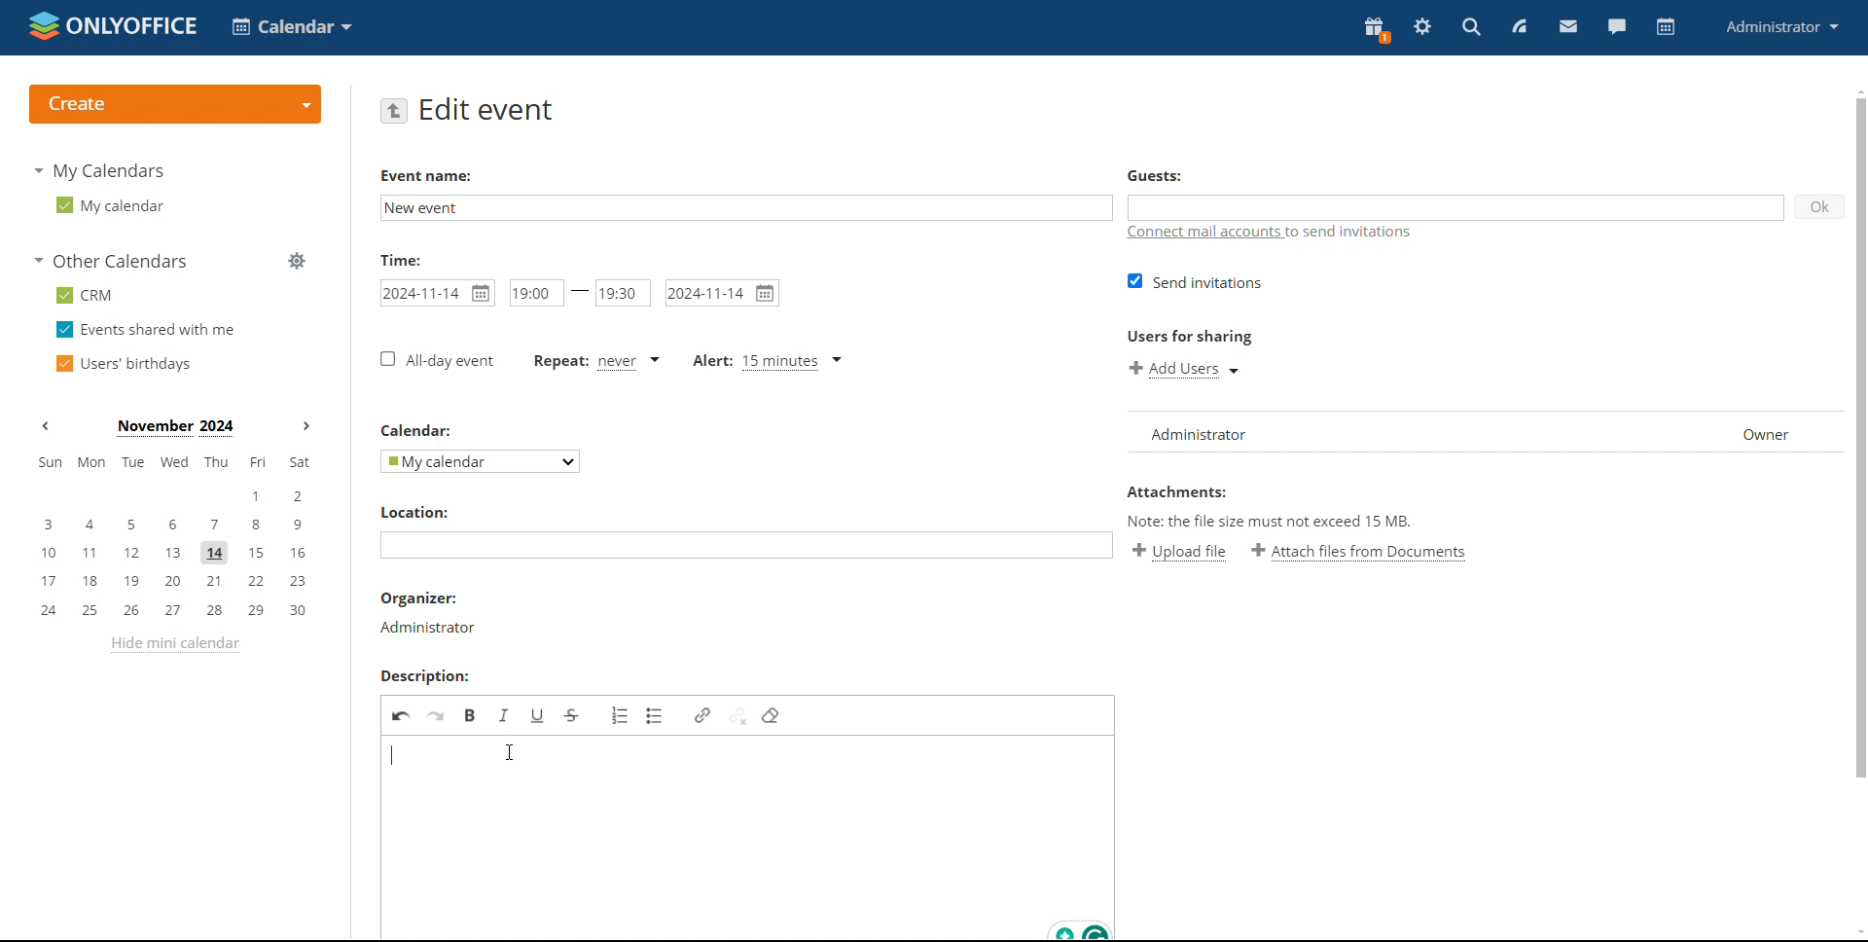 The height and width of the screenshot is (942, 1868). What do you see at coordinates (1290, 522) in the screenshot?
I see `text` at bounding box center [1290, 522].